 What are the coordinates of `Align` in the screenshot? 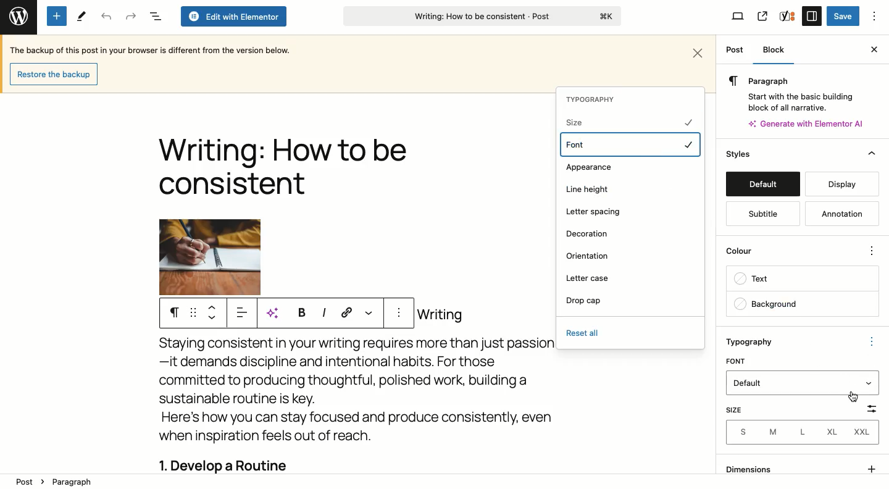 It's located at (244, 315).